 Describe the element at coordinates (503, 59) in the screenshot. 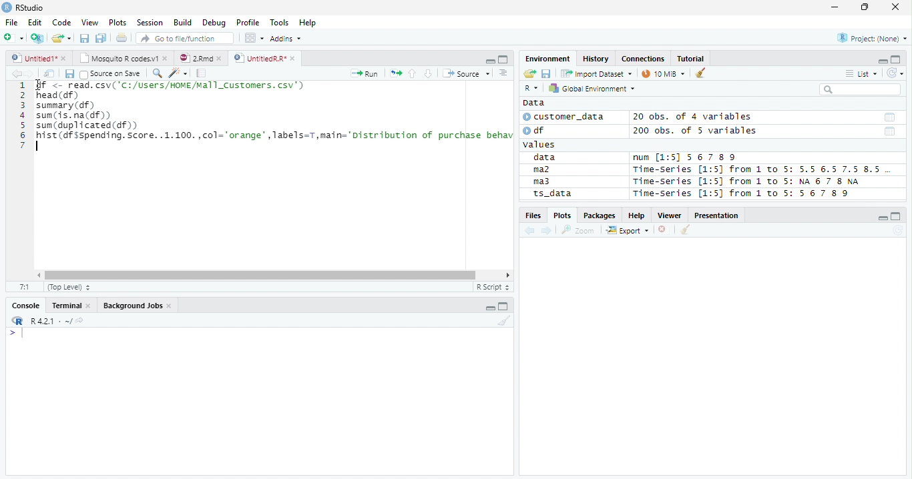

I see `Maximize` at that location.